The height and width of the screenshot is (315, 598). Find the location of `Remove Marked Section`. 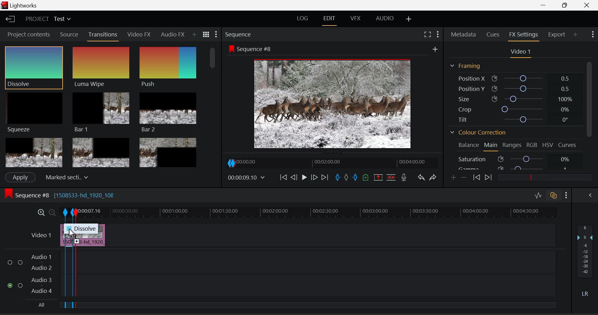

Remove Marked Section is located at coordinates (379, 177).